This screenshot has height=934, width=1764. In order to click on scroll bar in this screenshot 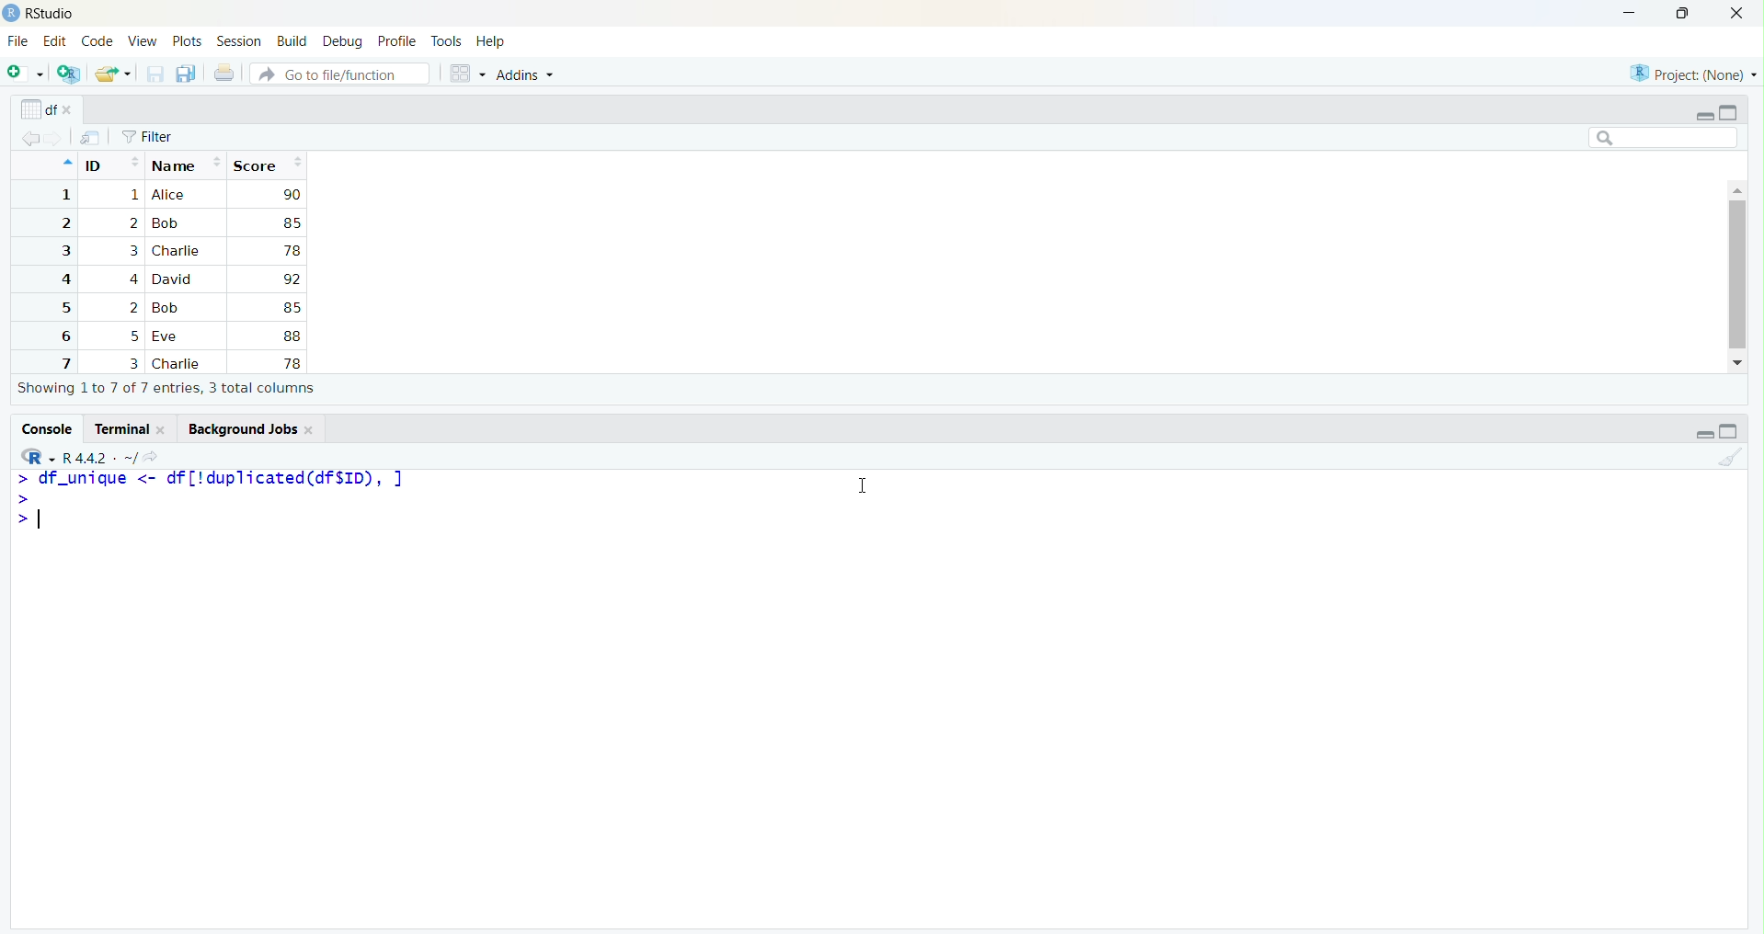, I will do `click(1736, 274)`.